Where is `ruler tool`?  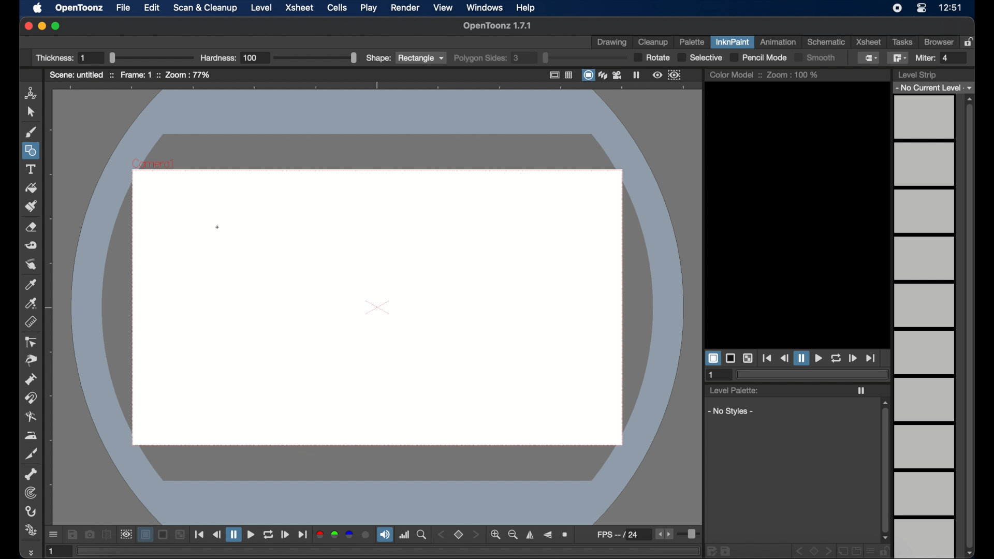 ruler tool is located at coordinates (31, 322).